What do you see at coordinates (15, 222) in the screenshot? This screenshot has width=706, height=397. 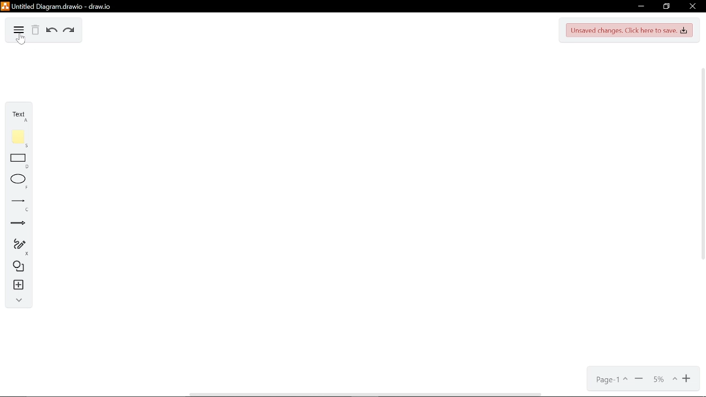 I see `Arrow` at bounding box center [15, 222].